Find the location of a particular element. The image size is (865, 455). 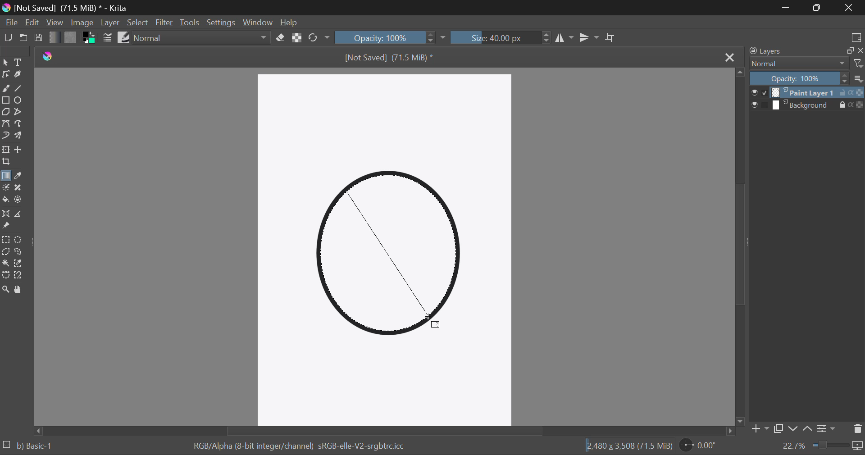

Measurement is located at coordinates (21, 215).